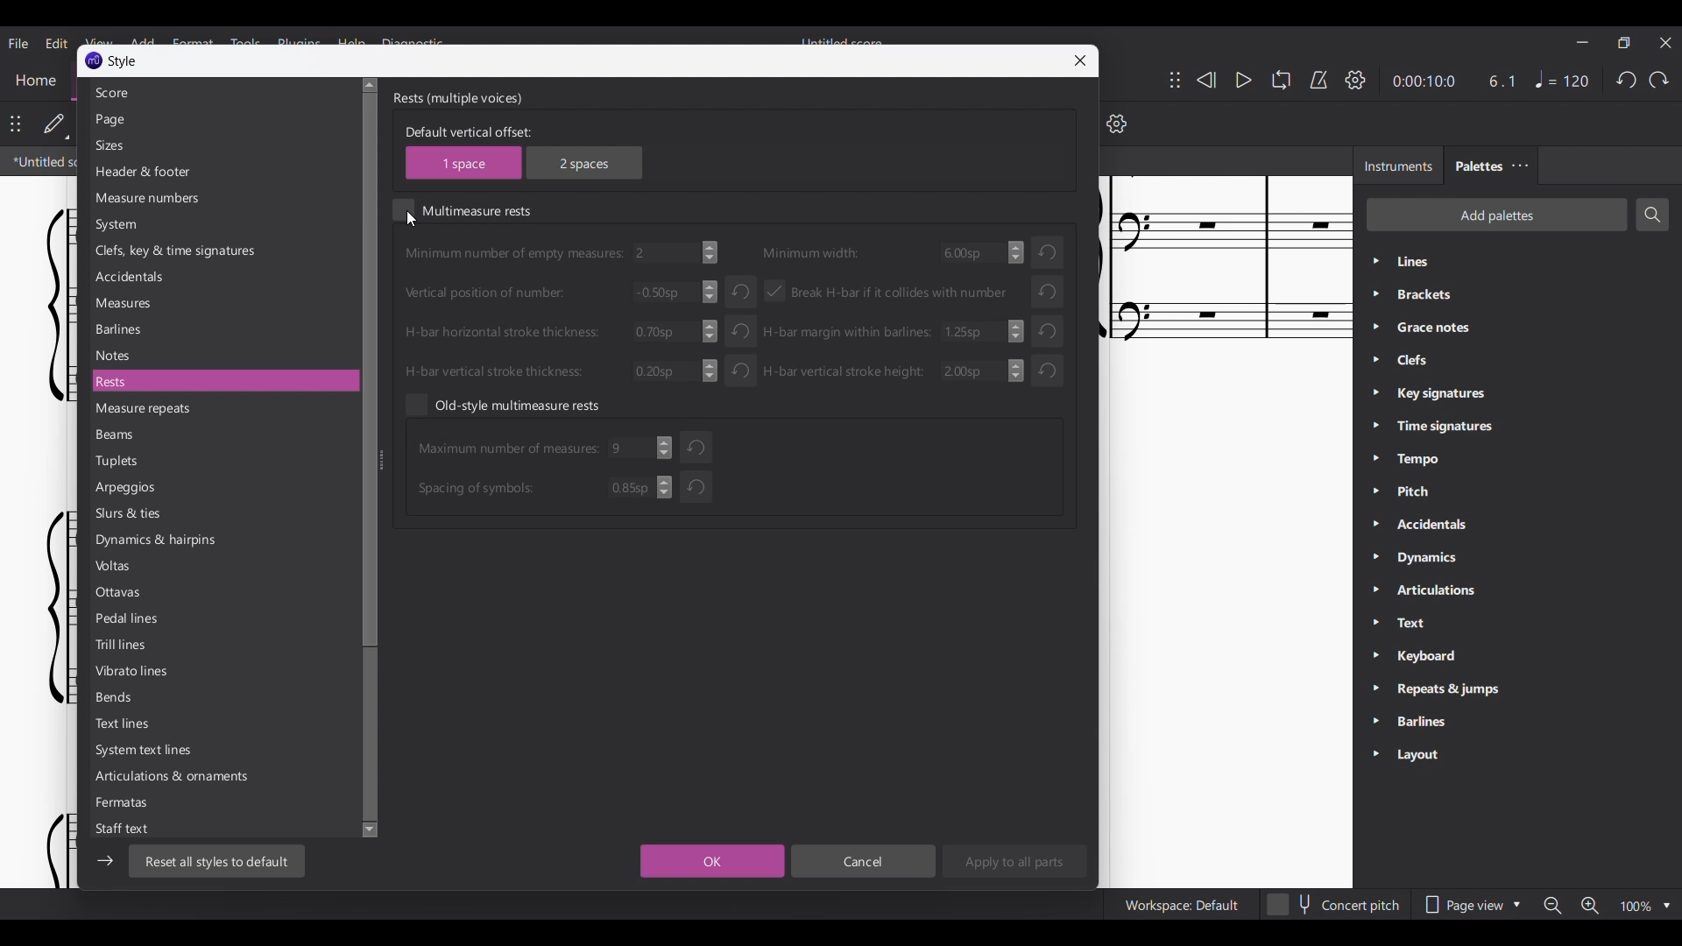 This screenshot has height=946, width=1682. What do you see at coordinates (1452, 81) in the screenshot?
I see `Current duration and ratio` at bounding box center [1452, 81].